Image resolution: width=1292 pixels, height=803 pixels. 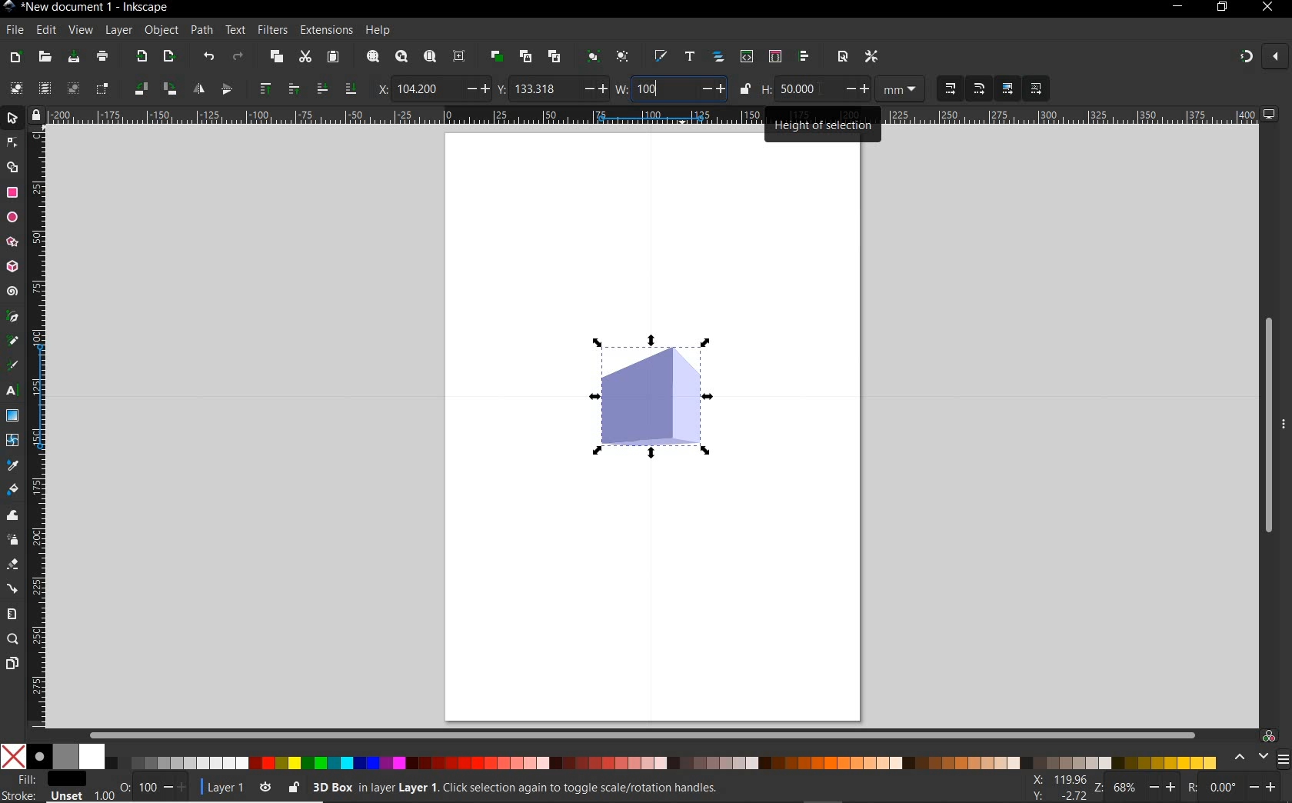 I want to click on extensions, so click(x=325, y=31).